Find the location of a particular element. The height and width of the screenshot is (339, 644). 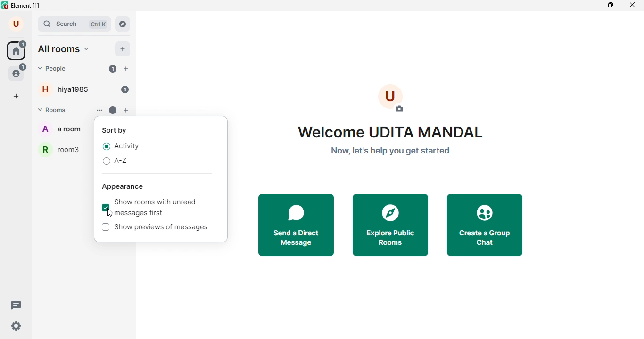

add space is located at coordinates (18, 96).